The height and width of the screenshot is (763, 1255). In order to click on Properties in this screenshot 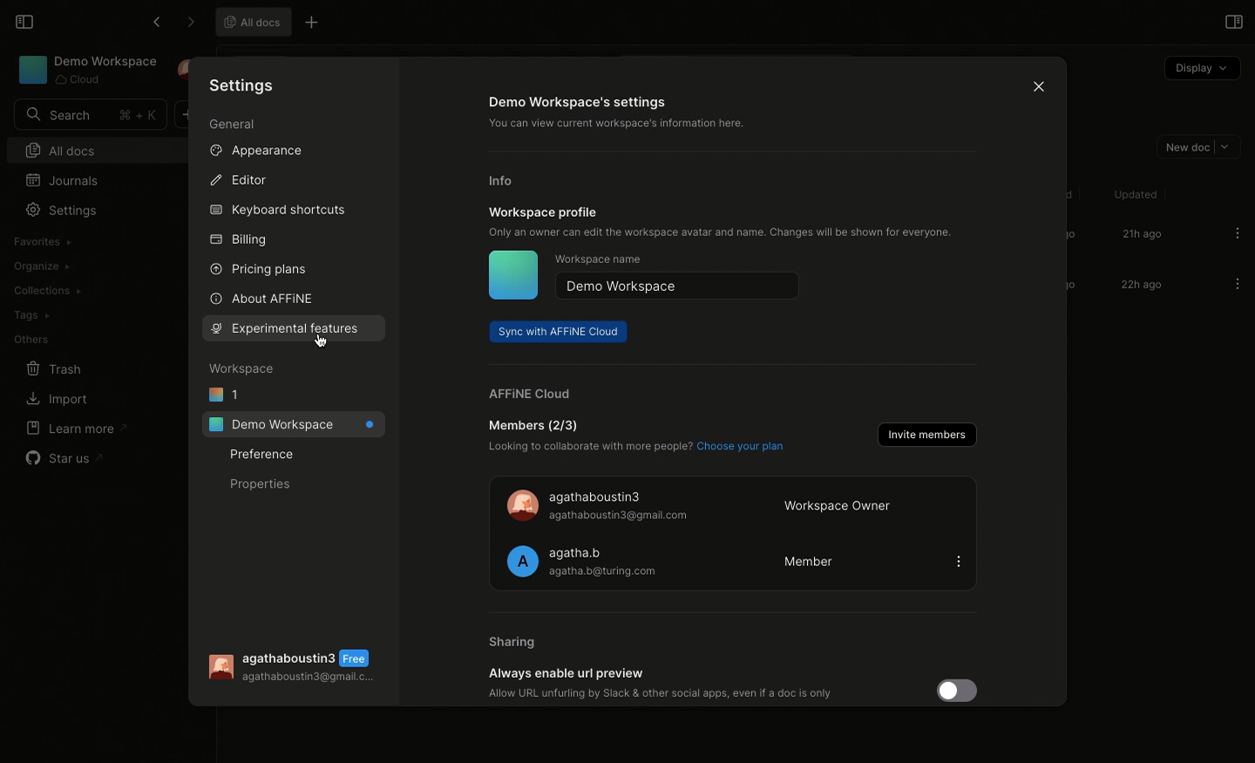, I will do `click(261, 483)`.